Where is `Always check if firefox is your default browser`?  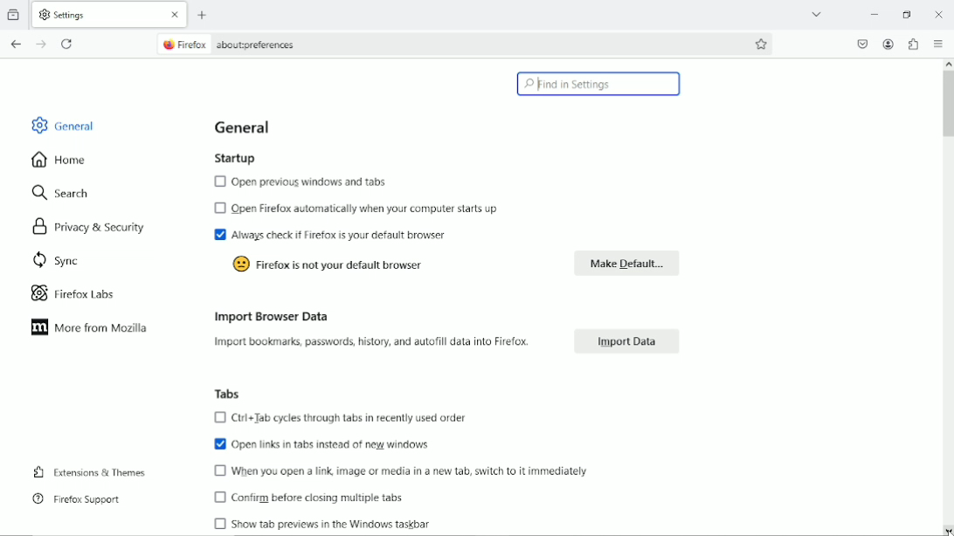 Always check if firefox is your default browser is located at coordinates (335, 236).